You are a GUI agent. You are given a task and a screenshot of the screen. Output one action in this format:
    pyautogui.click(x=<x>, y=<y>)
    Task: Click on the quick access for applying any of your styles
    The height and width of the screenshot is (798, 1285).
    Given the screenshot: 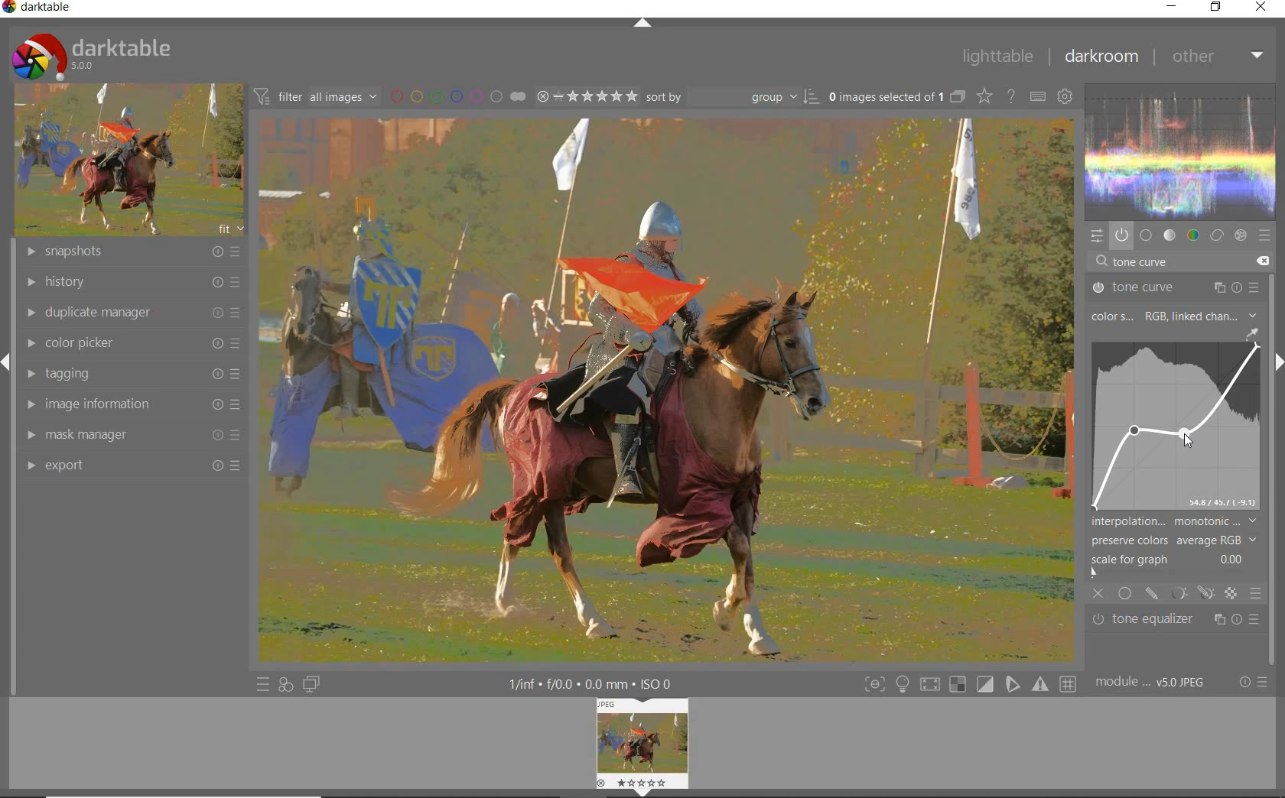 What is the action you would take?
    pyautogui.click(x=285, y=685)
    